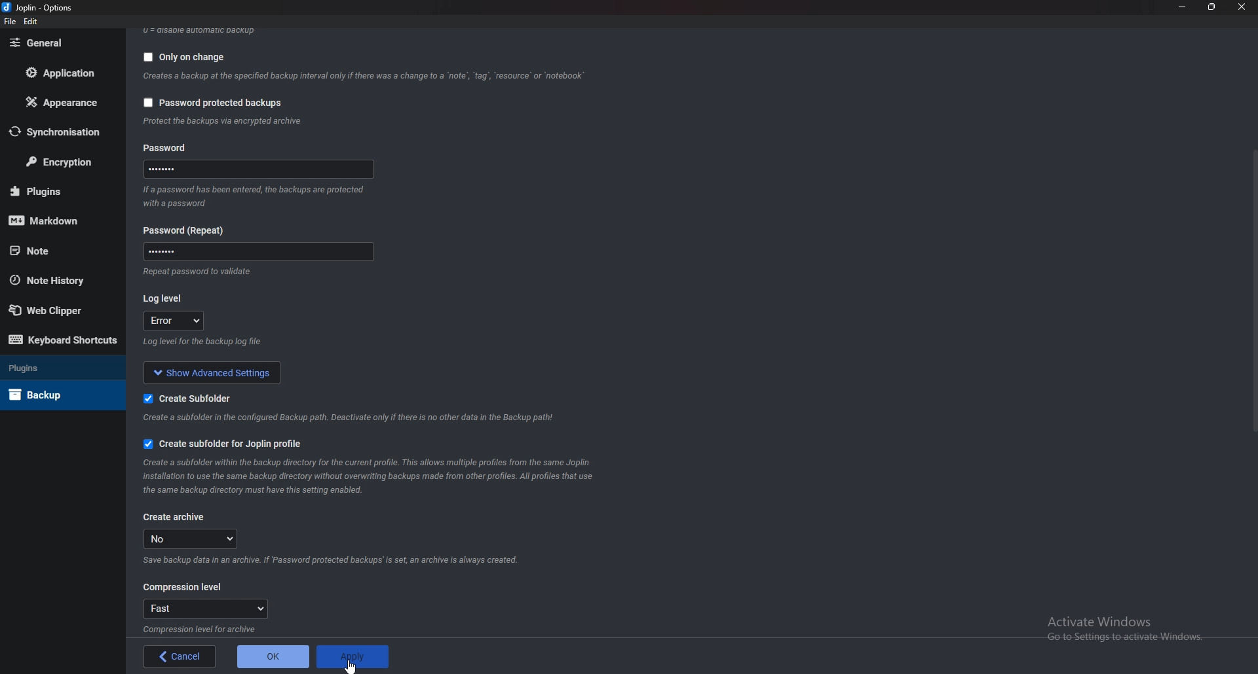 The width and height of the screenshot is (1258, 674). I want to click on Password, so click(257, 171).